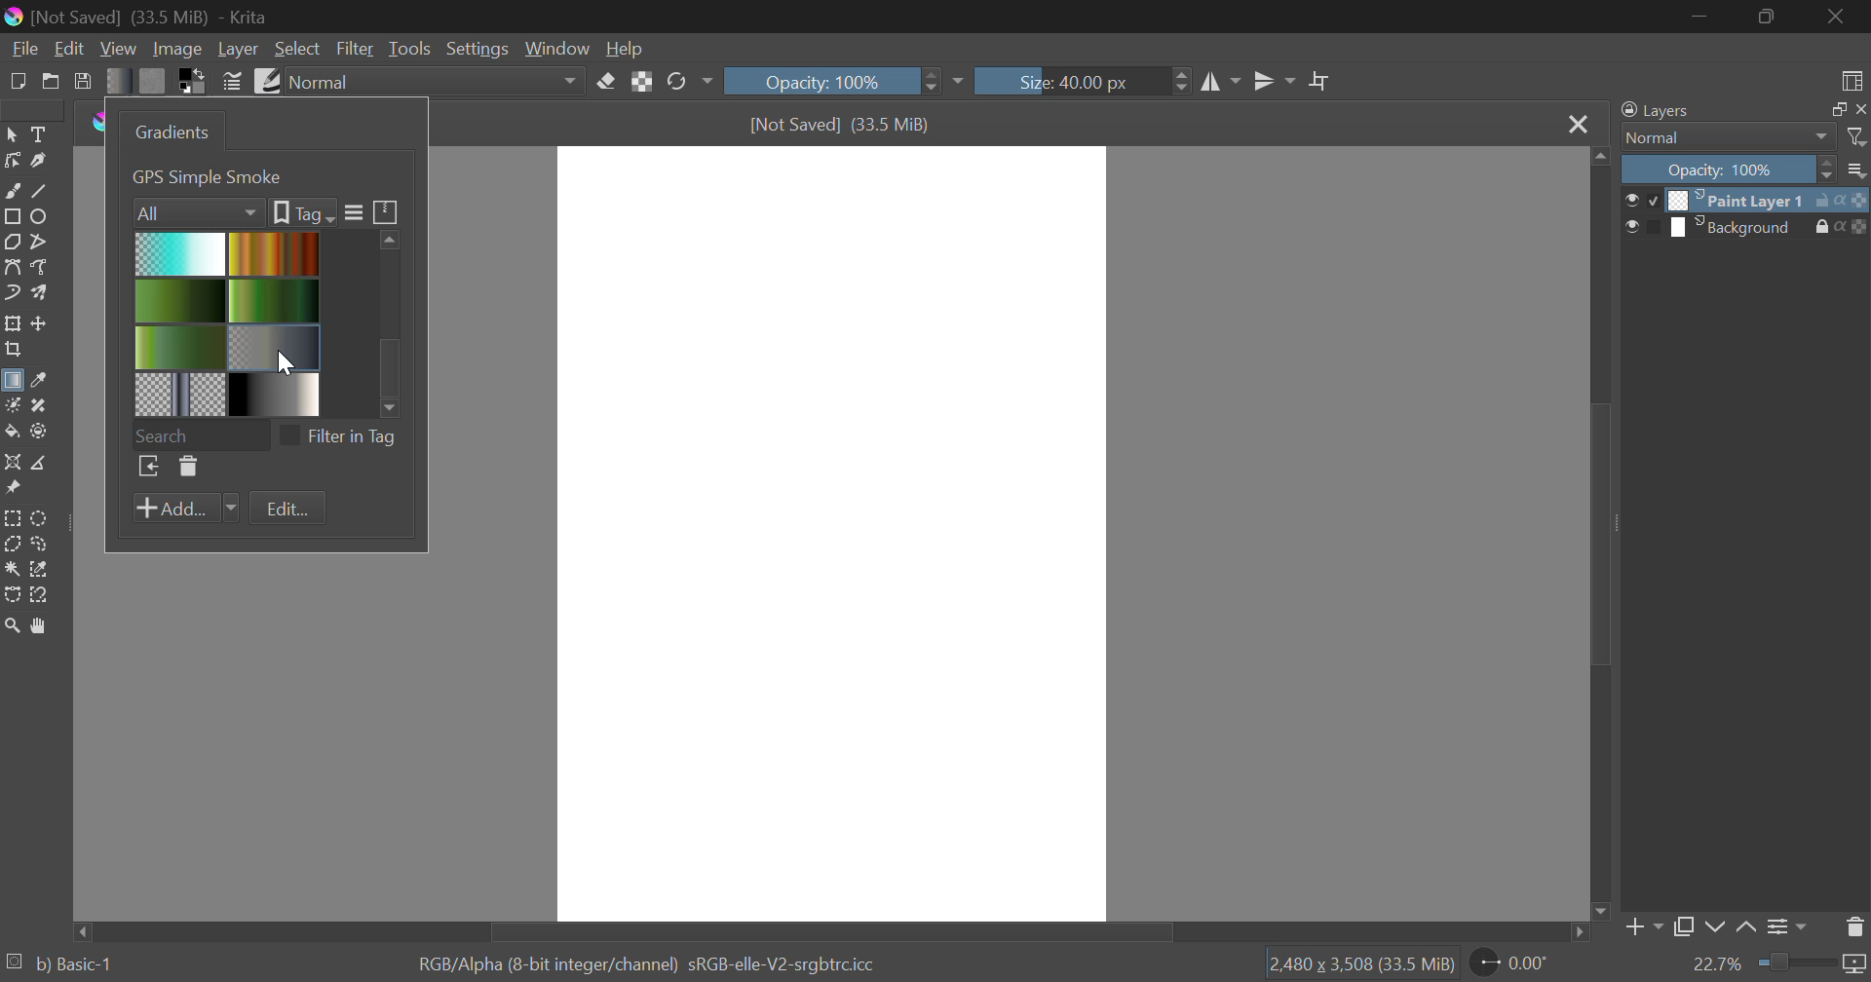 The width and height of the screenshot is (1871, 982). Describe the element at coordinates (1826, 227) in the screenshot. I see `lock` at that location.